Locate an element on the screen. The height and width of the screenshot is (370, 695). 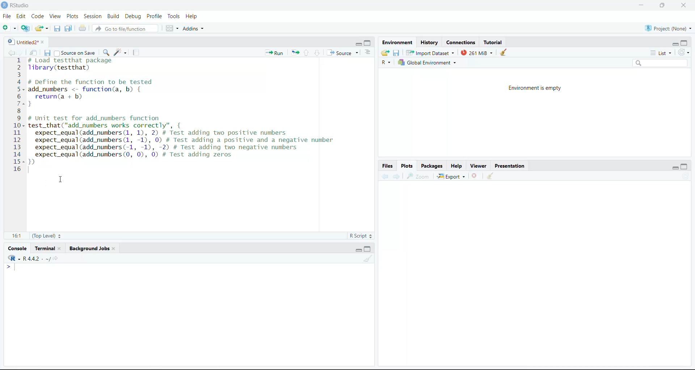
R -R 4.4.2 . ~/ is located at coordinates (35, 258).